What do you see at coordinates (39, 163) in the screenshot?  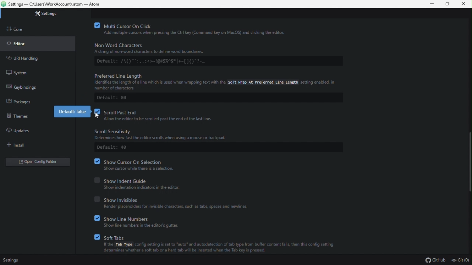 I see `open config folder` at bounding box center [39, 163].